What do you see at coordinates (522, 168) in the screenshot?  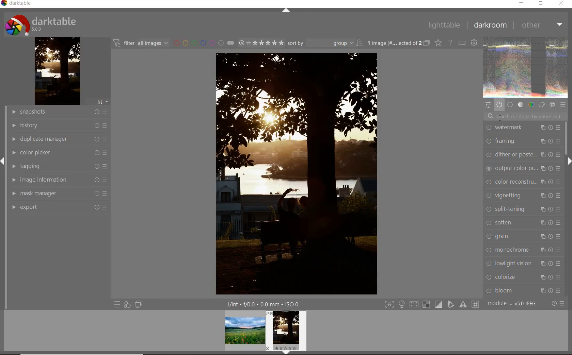 I see `output color preset` at bounding box center [522, 168].